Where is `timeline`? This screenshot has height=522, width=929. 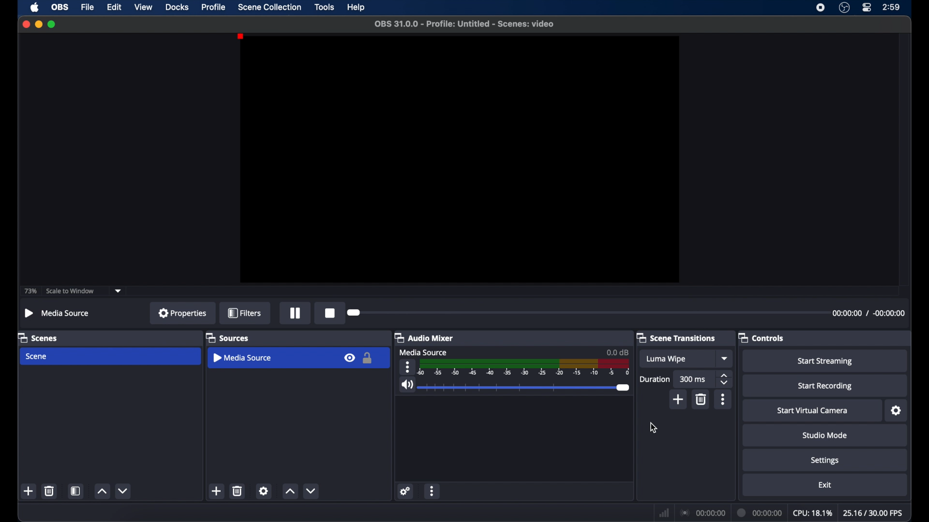 timeline is located at coordinates (525, 368).